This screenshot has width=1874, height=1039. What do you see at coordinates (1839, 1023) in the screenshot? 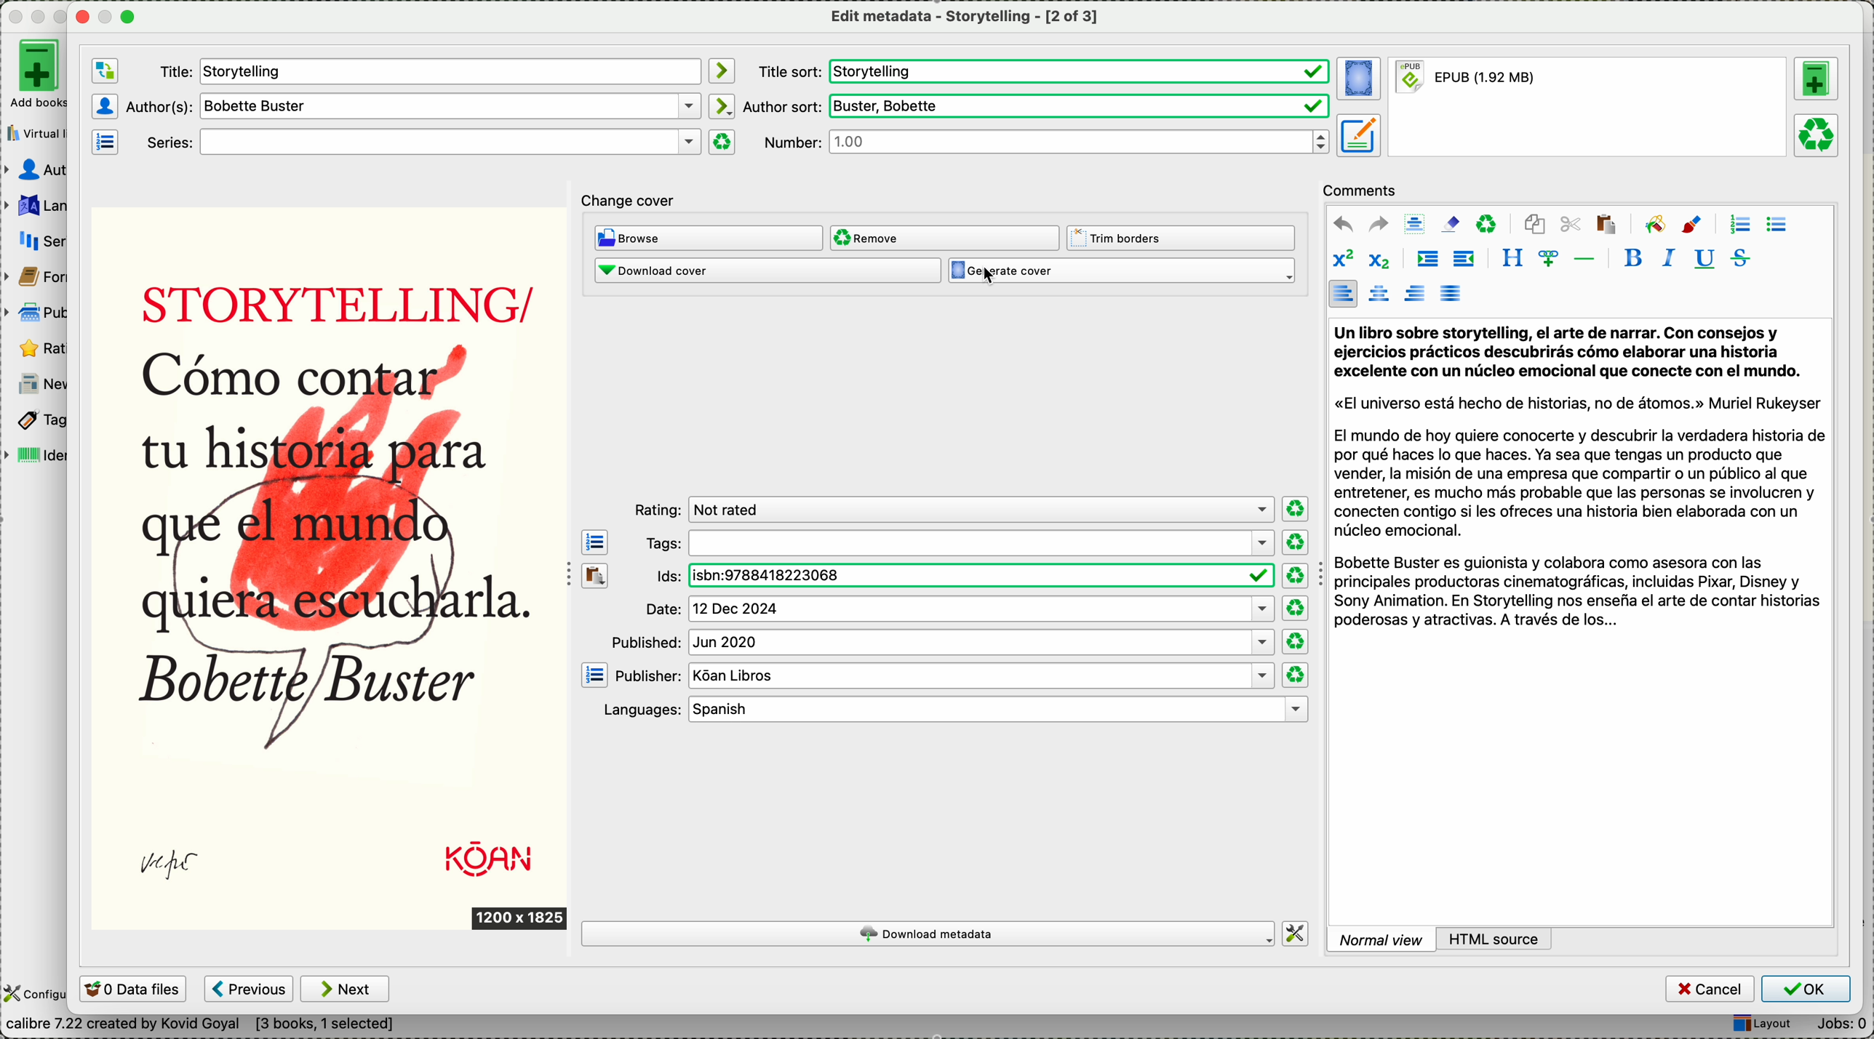
I see `jobs: 0` at bounding box center [1839, 1023].